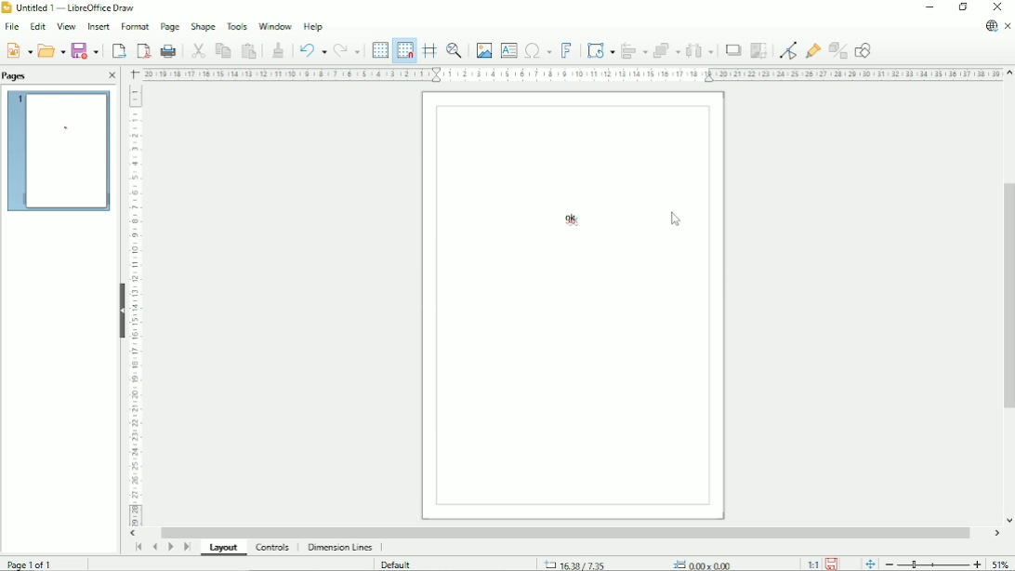 The image size is (1015, 571). Describe the element at coordinates (135, 27) in the screenshot. I see `Format` at that location.